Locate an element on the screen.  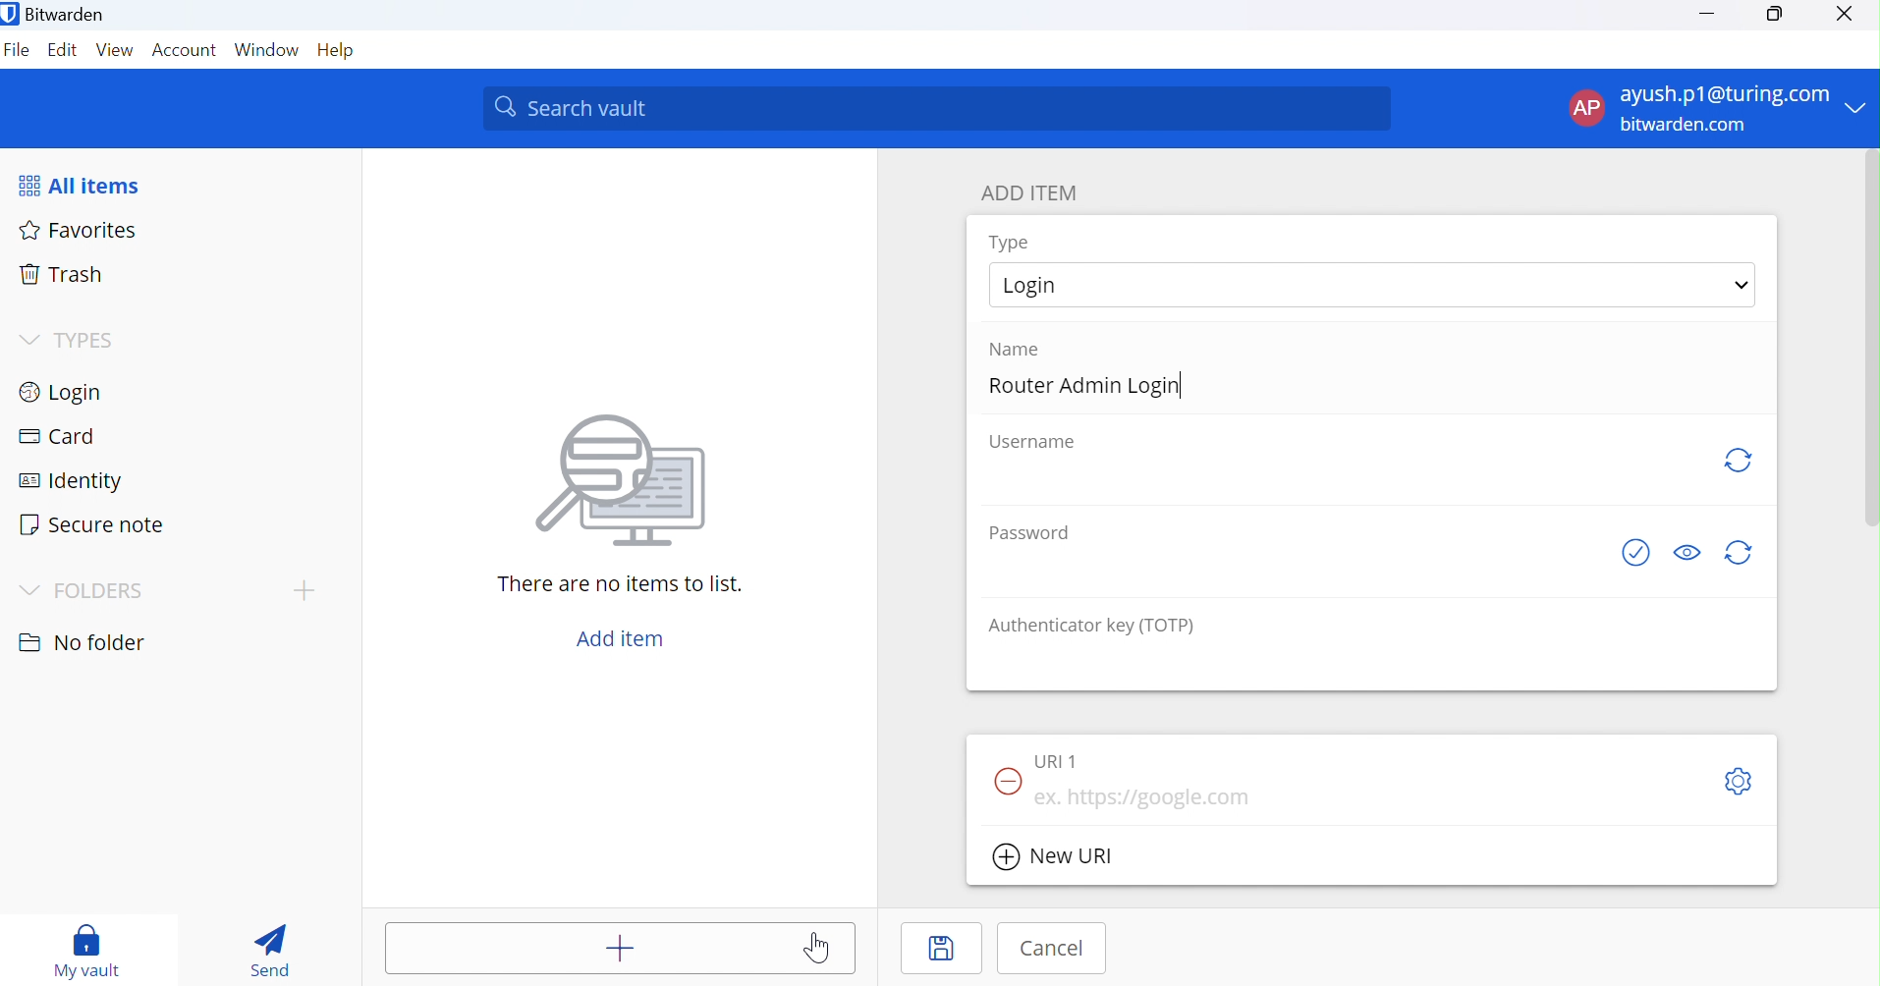
Bitwarden is located at coordinates (56, 13).